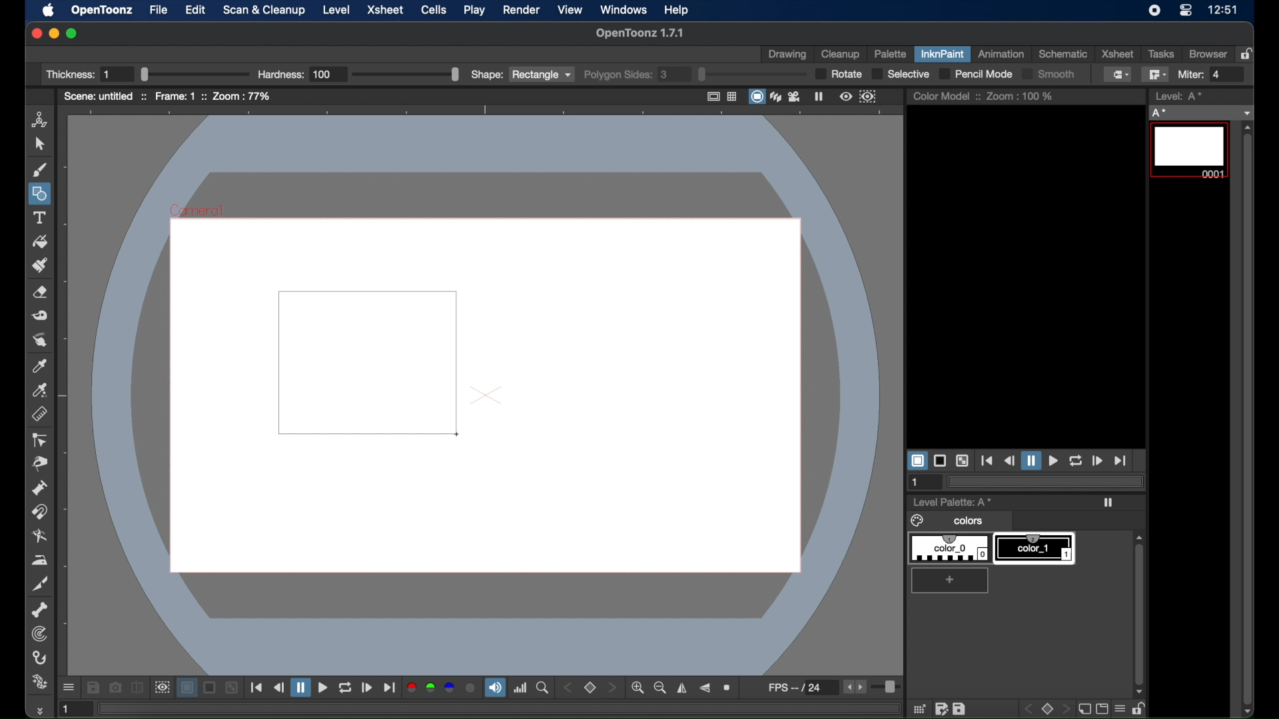  What do you see at coordinates (93, 688) in the screenshot?
I see `save images` at bounding box center [93, 688].